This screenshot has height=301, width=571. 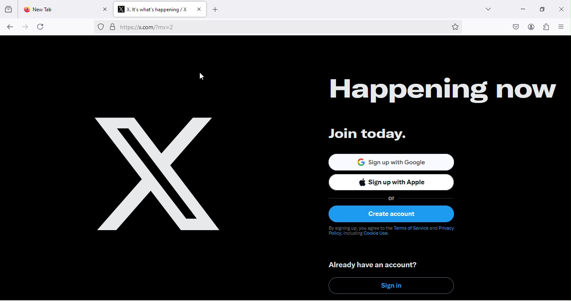 What do you see at coordinates (199, 76) in the screenshot?
I see `cursor` at bounding box center [199, 76].